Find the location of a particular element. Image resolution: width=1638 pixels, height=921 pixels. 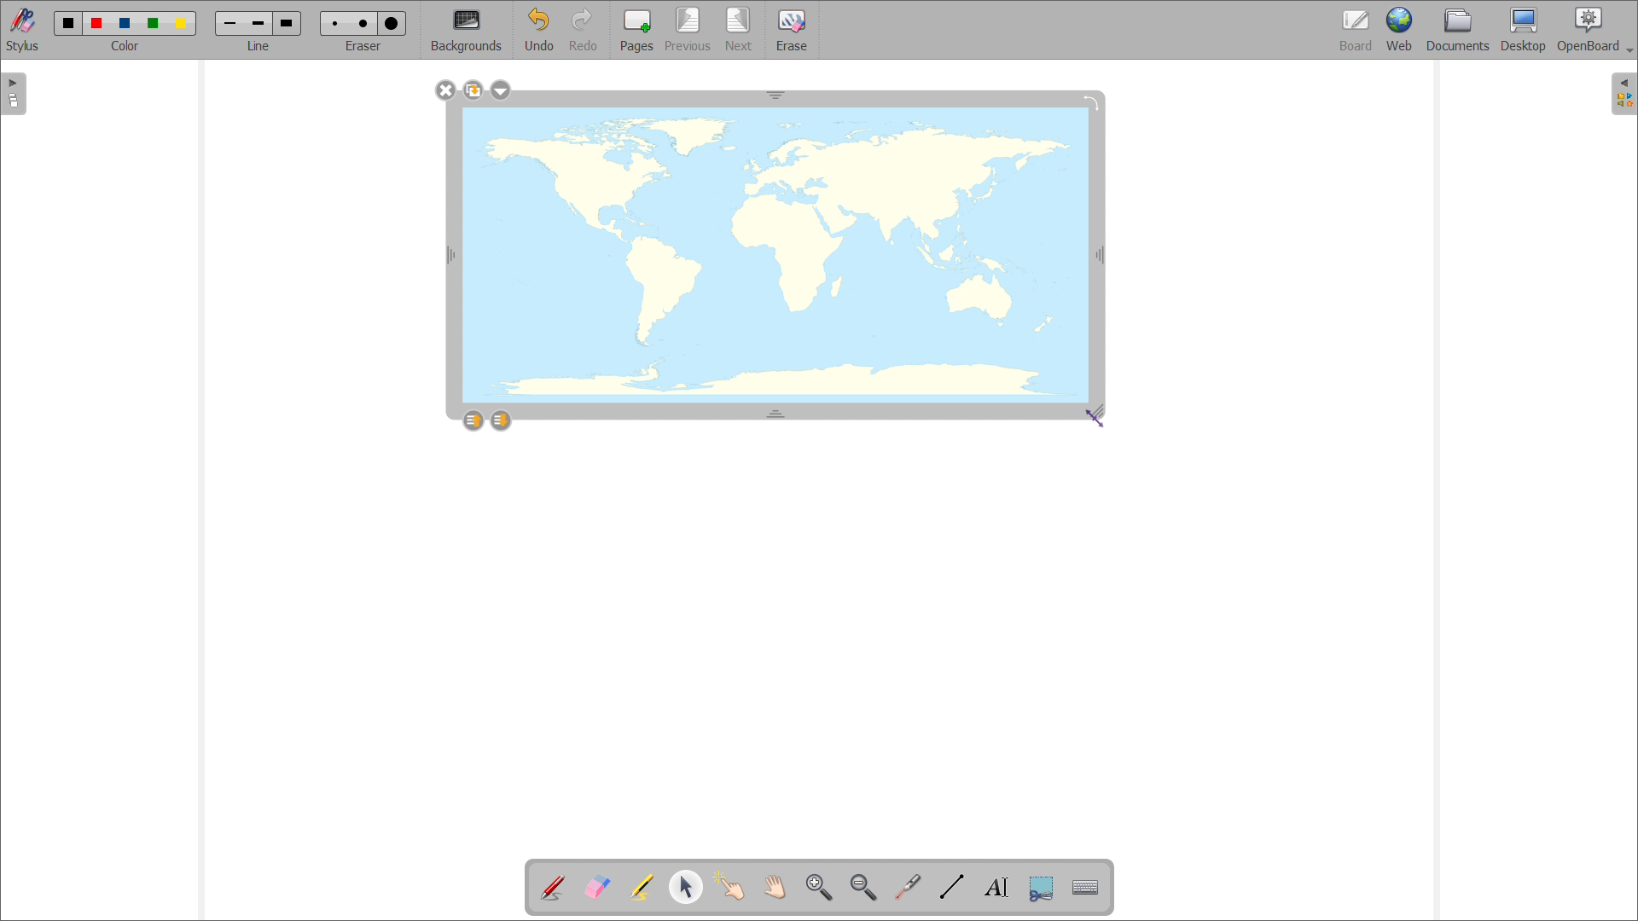

openboard settings is located at coordinates (1594, 30).